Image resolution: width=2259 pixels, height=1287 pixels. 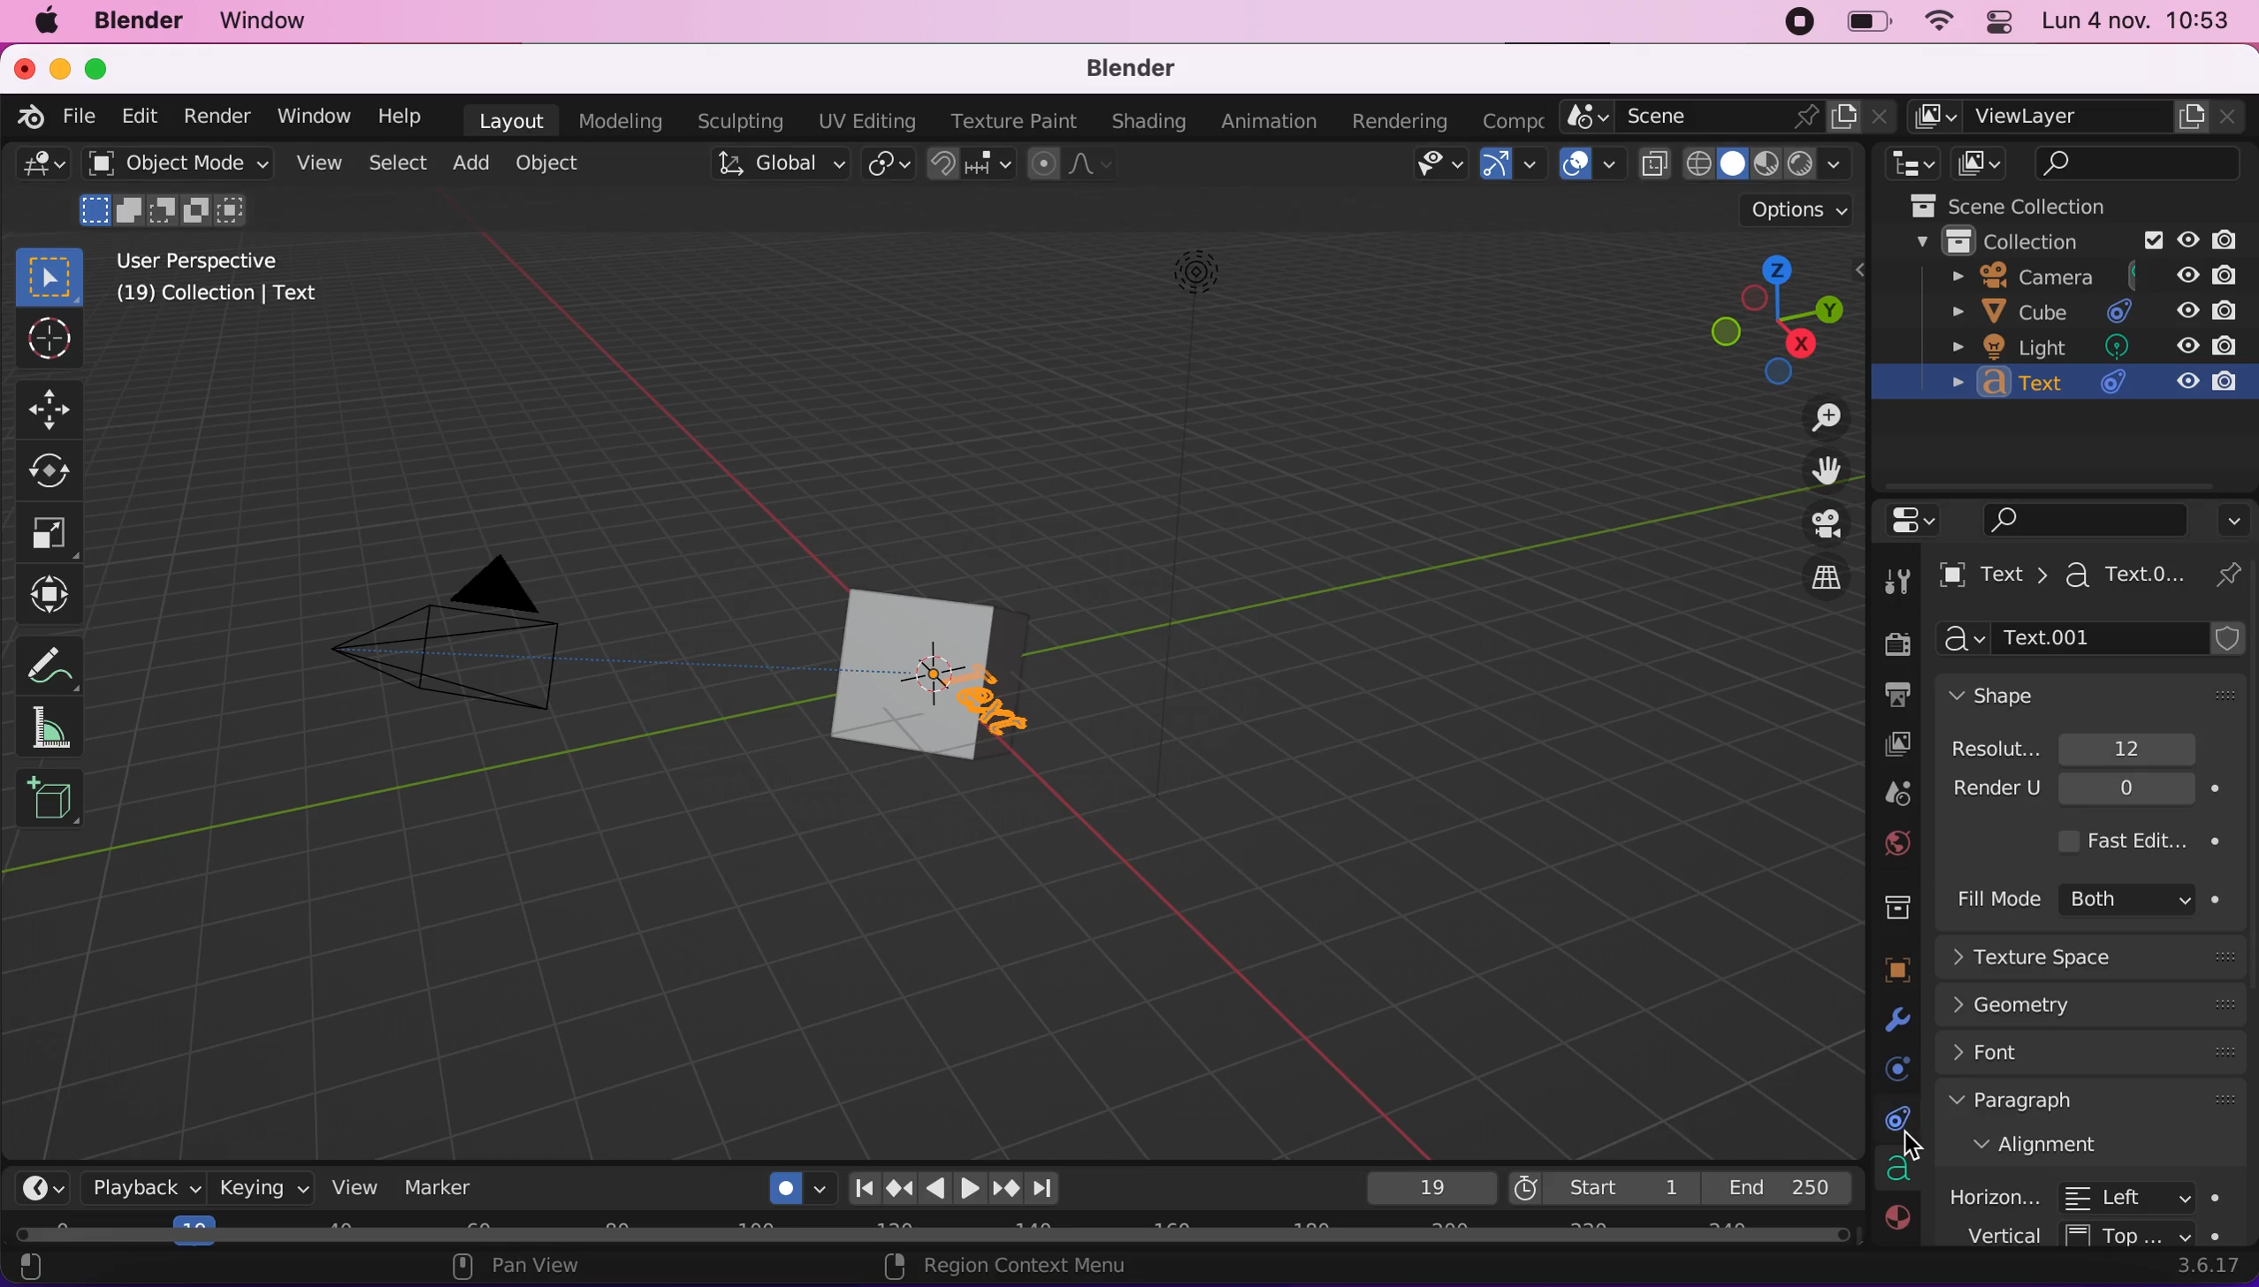 I want to click on select, so click(x=401, y=164).